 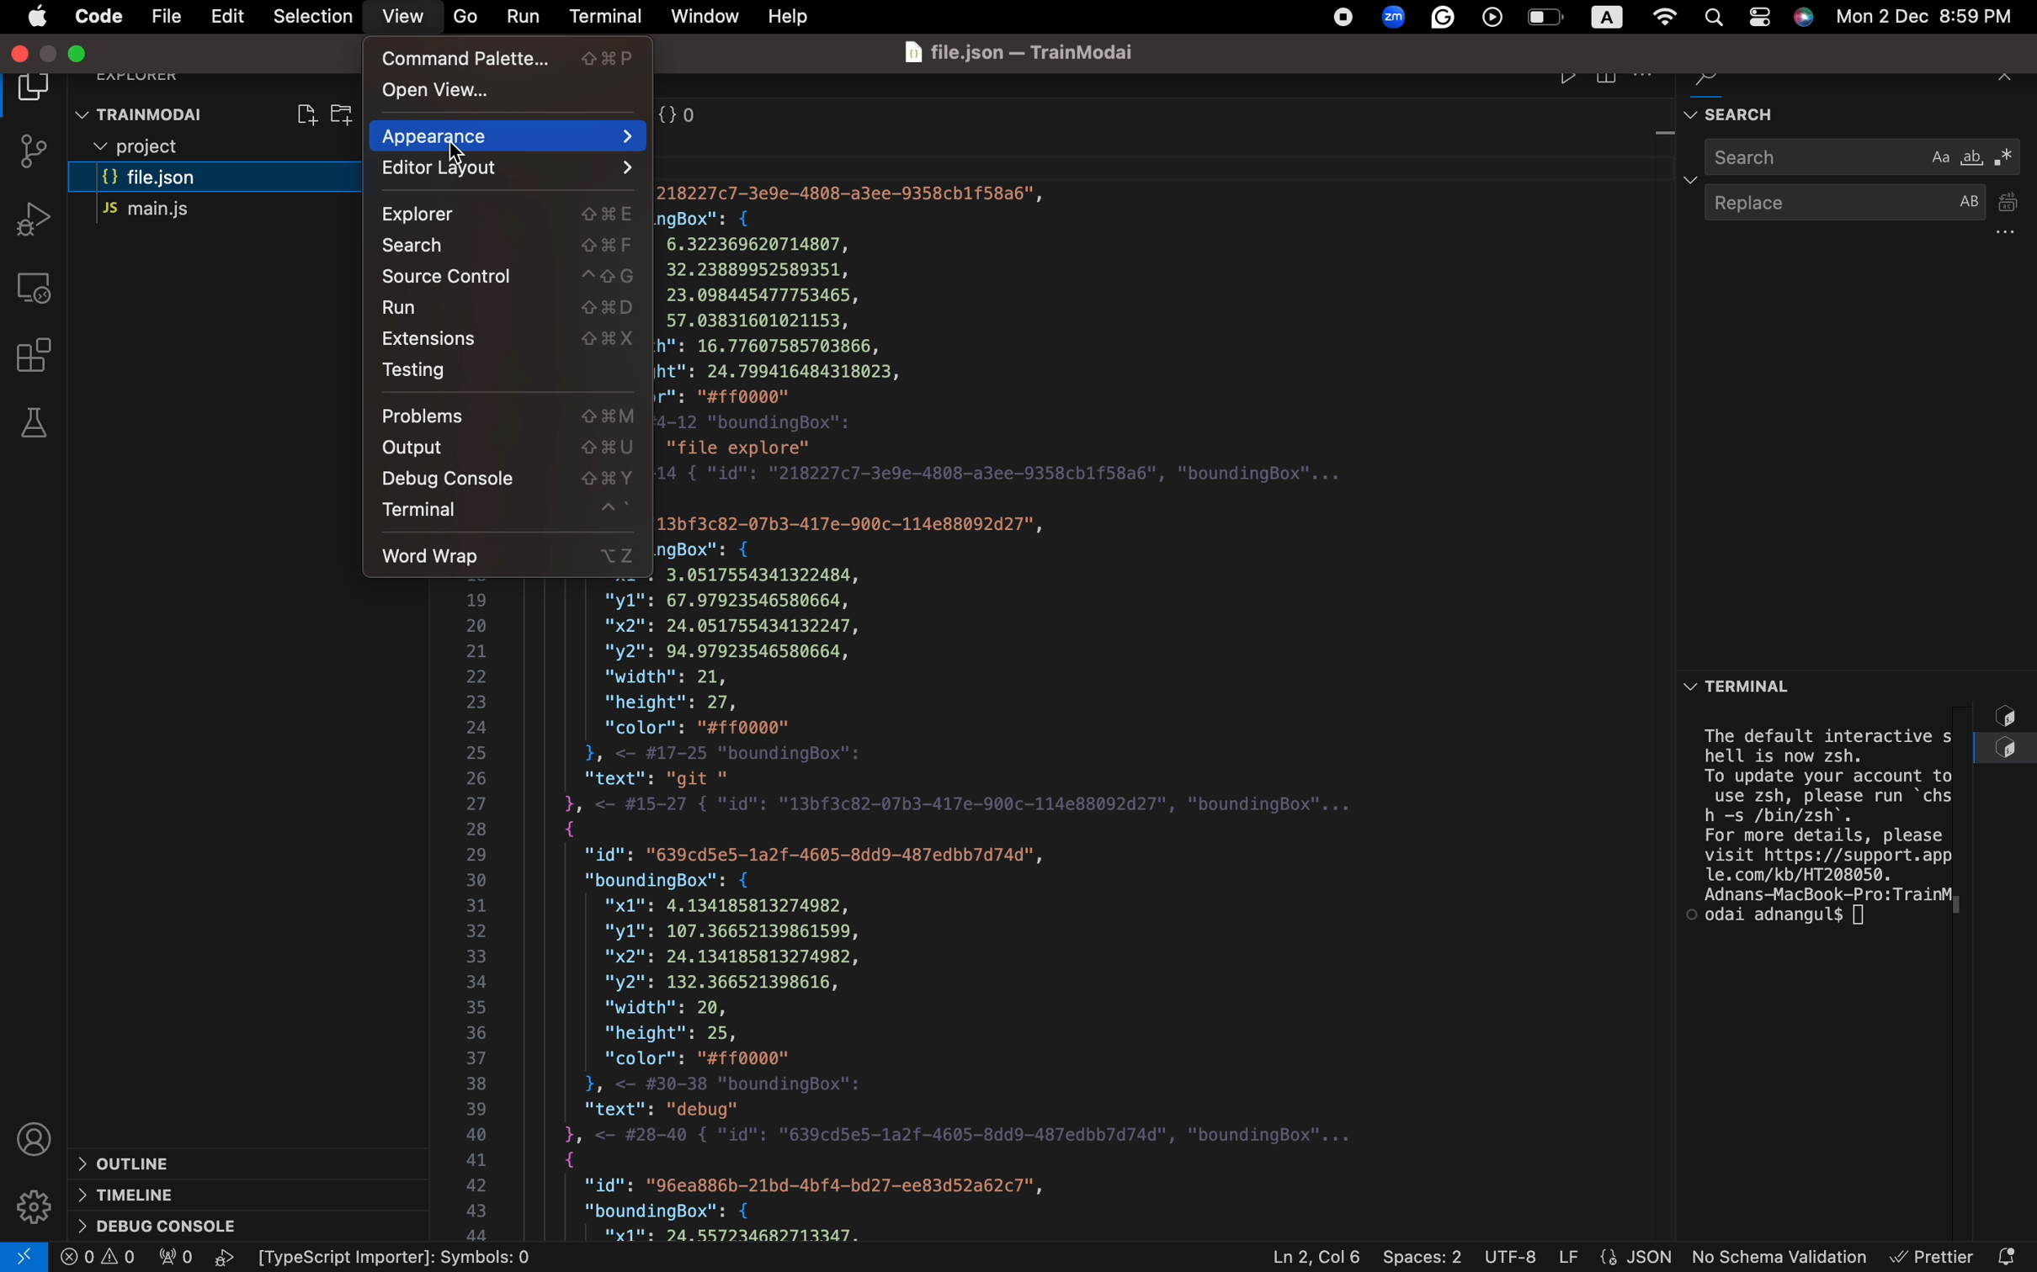 I want to click on Appearance , so click(x=513, y=136).